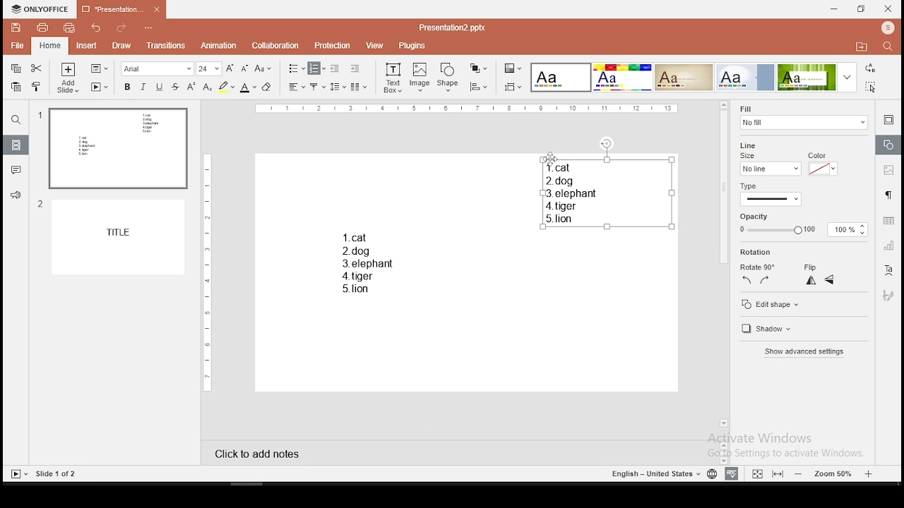 Image resolution: width=904 pixels, height=508 pixels. I want to click on paragraph settings, so click(888, 196).